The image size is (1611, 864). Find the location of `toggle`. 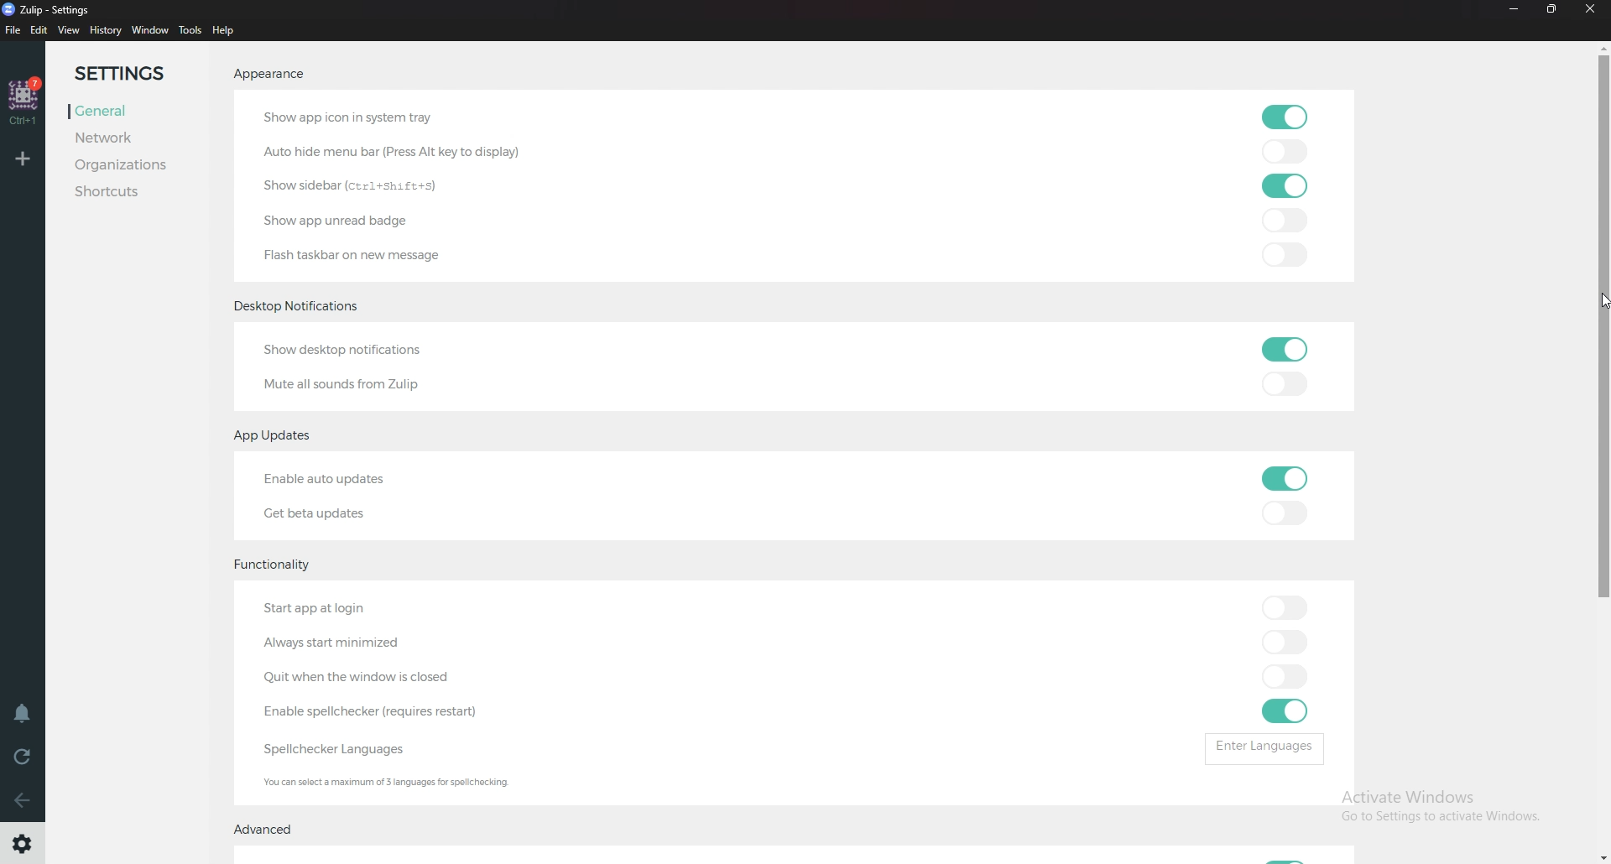

toggle is located at coordinates (1287, 116).